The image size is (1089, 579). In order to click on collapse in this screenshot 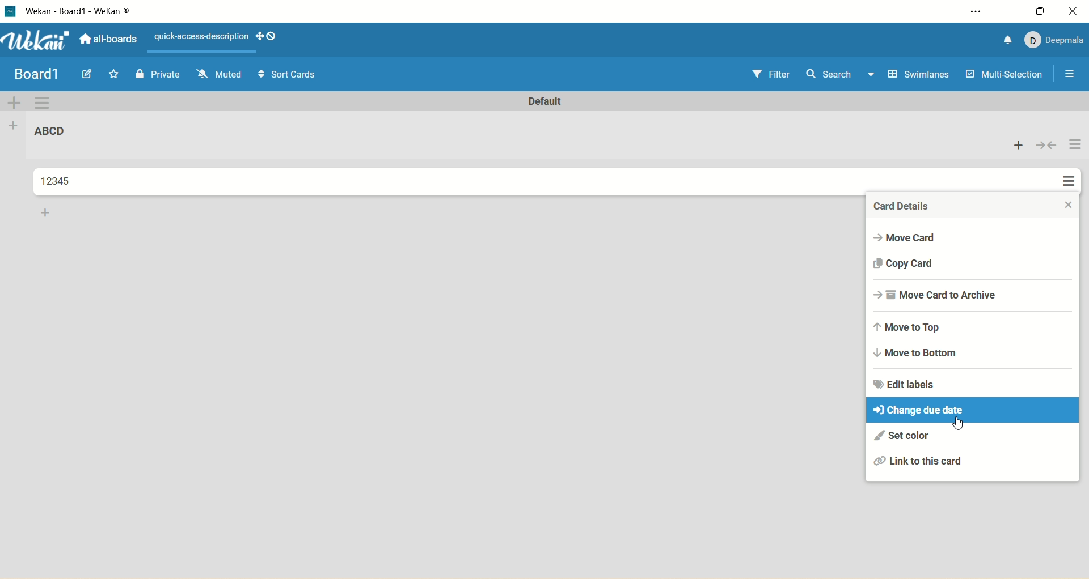, I will do `click(1047, 145)`.